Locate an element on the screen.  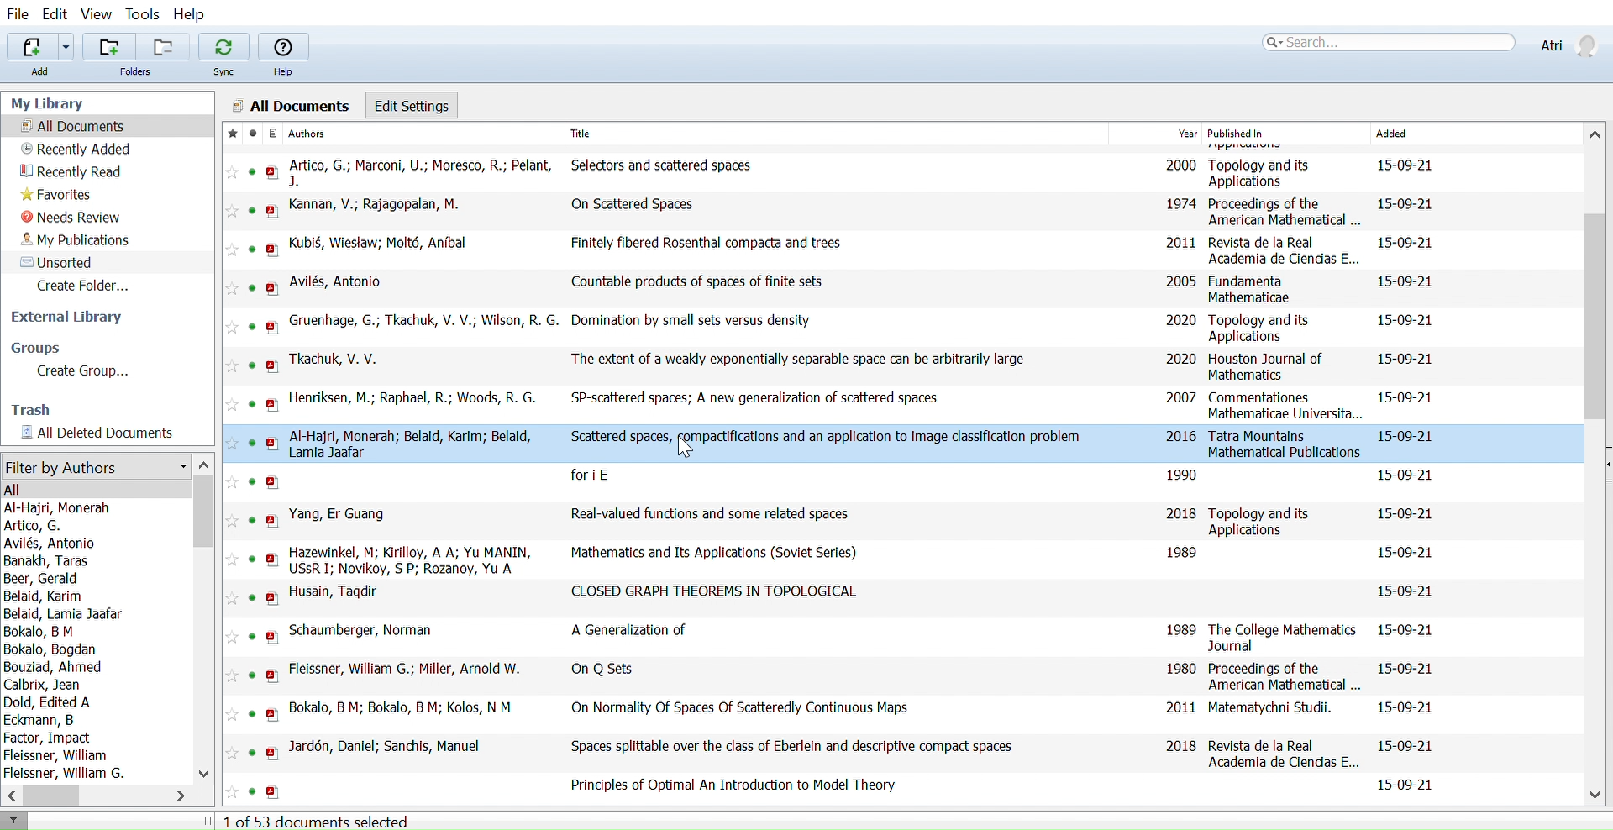
_ Fleissner, William G.: Miller, Arnold W. is located at coordinates (409, 668).